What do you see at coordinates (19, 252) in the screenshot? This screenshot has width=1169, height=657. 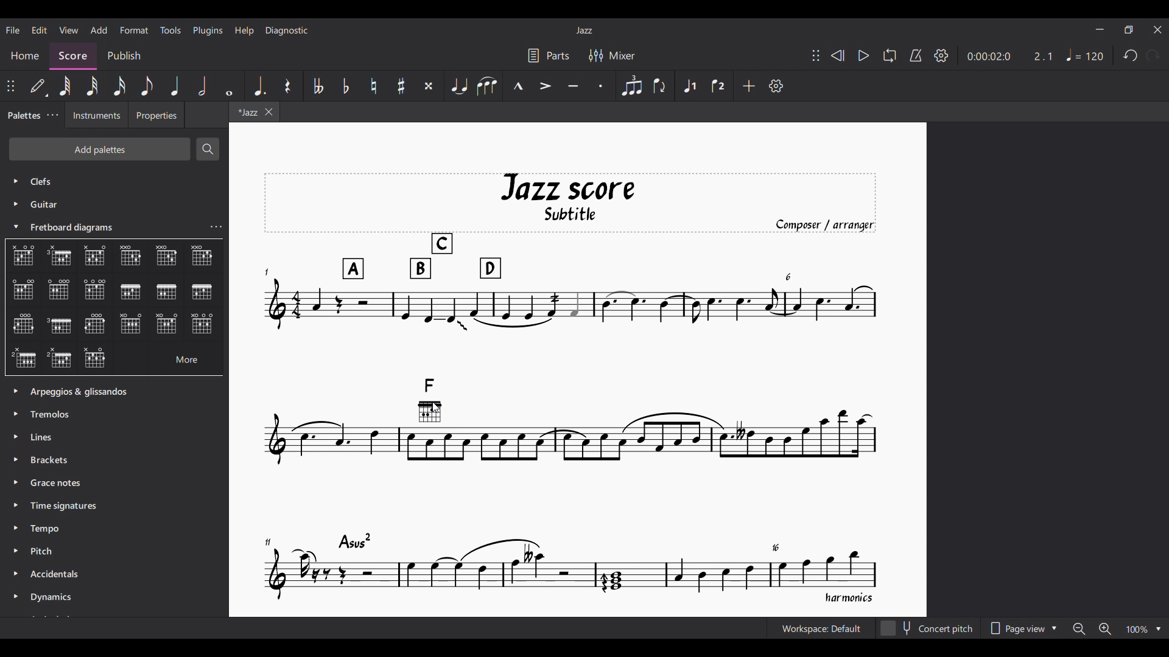 I see `Options under current palette selection` at bounding box center [19, 252].